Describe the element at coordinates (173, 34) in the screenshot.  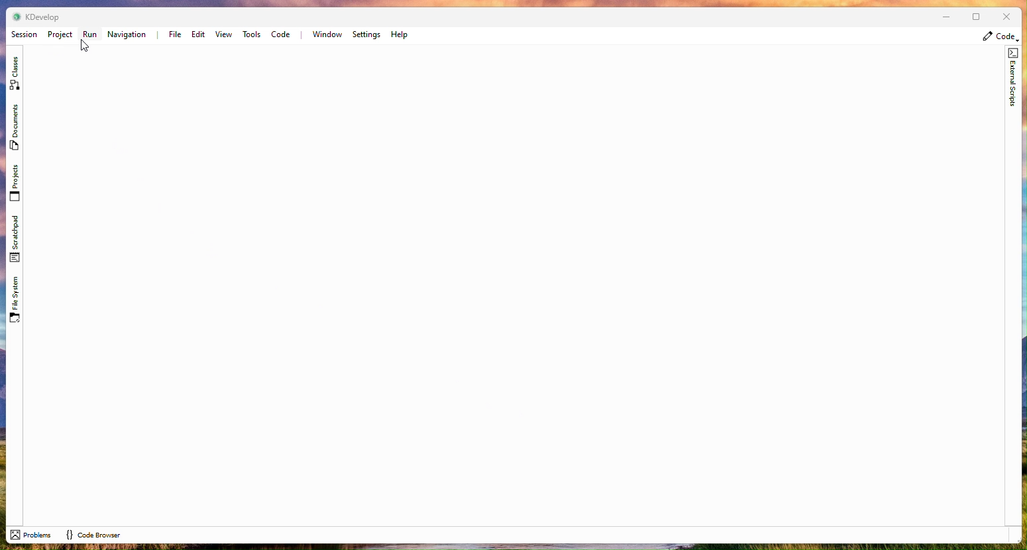
I see `File` at that location.